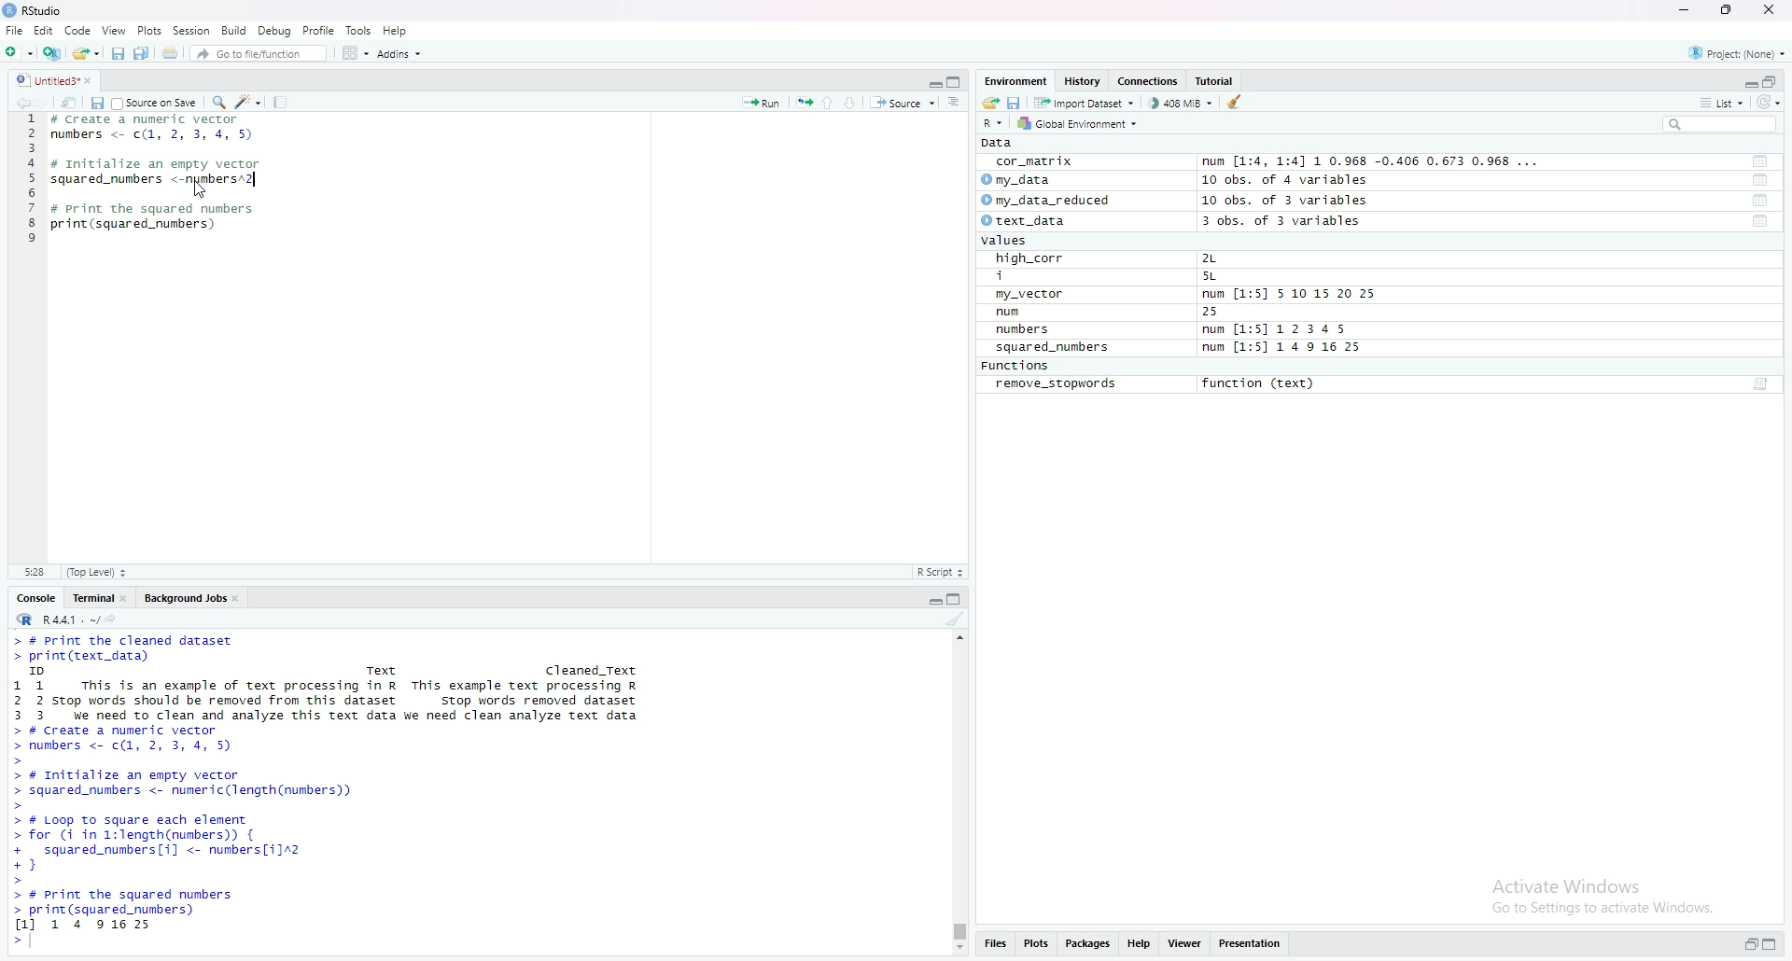  Describe the element at coordinates (1015, 102) in the screenshot. I see `save workspace` at that location.